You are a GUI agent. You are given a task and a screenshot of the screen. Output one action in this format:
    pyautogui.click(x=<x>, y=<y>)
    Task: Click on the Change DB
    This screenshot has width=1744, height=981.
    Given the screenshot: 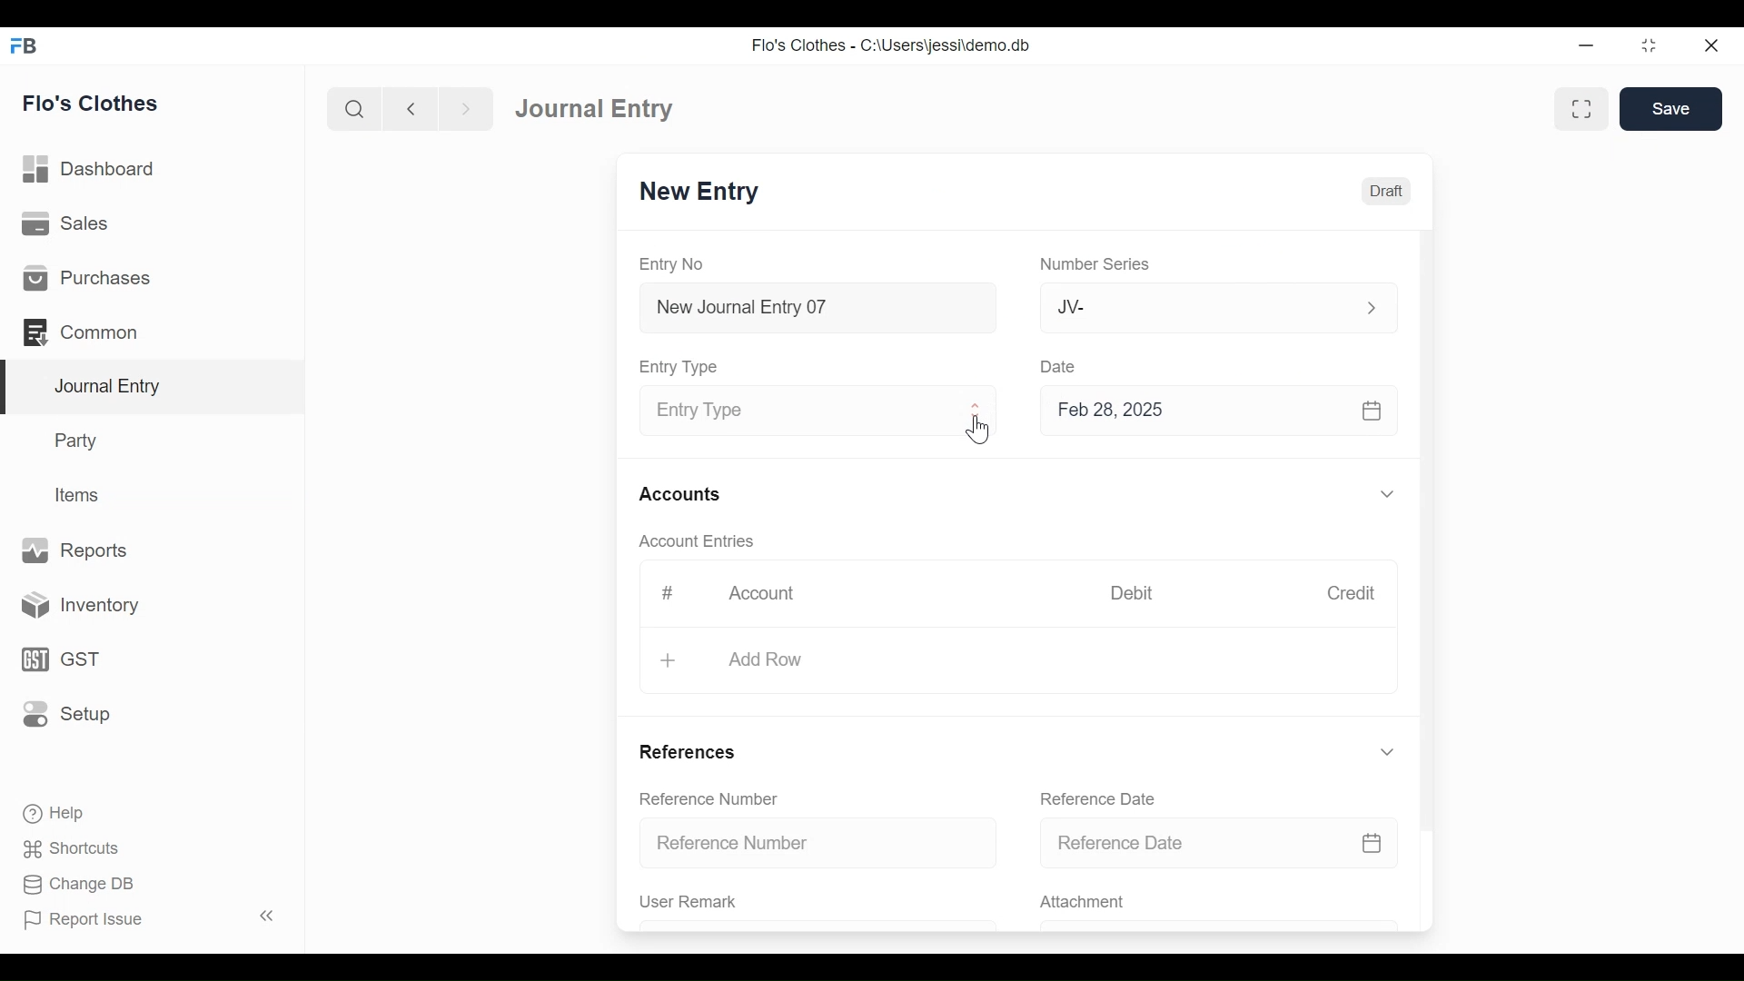 What is the action you would take?
    pyautogui.click(x=77, y=882)
    